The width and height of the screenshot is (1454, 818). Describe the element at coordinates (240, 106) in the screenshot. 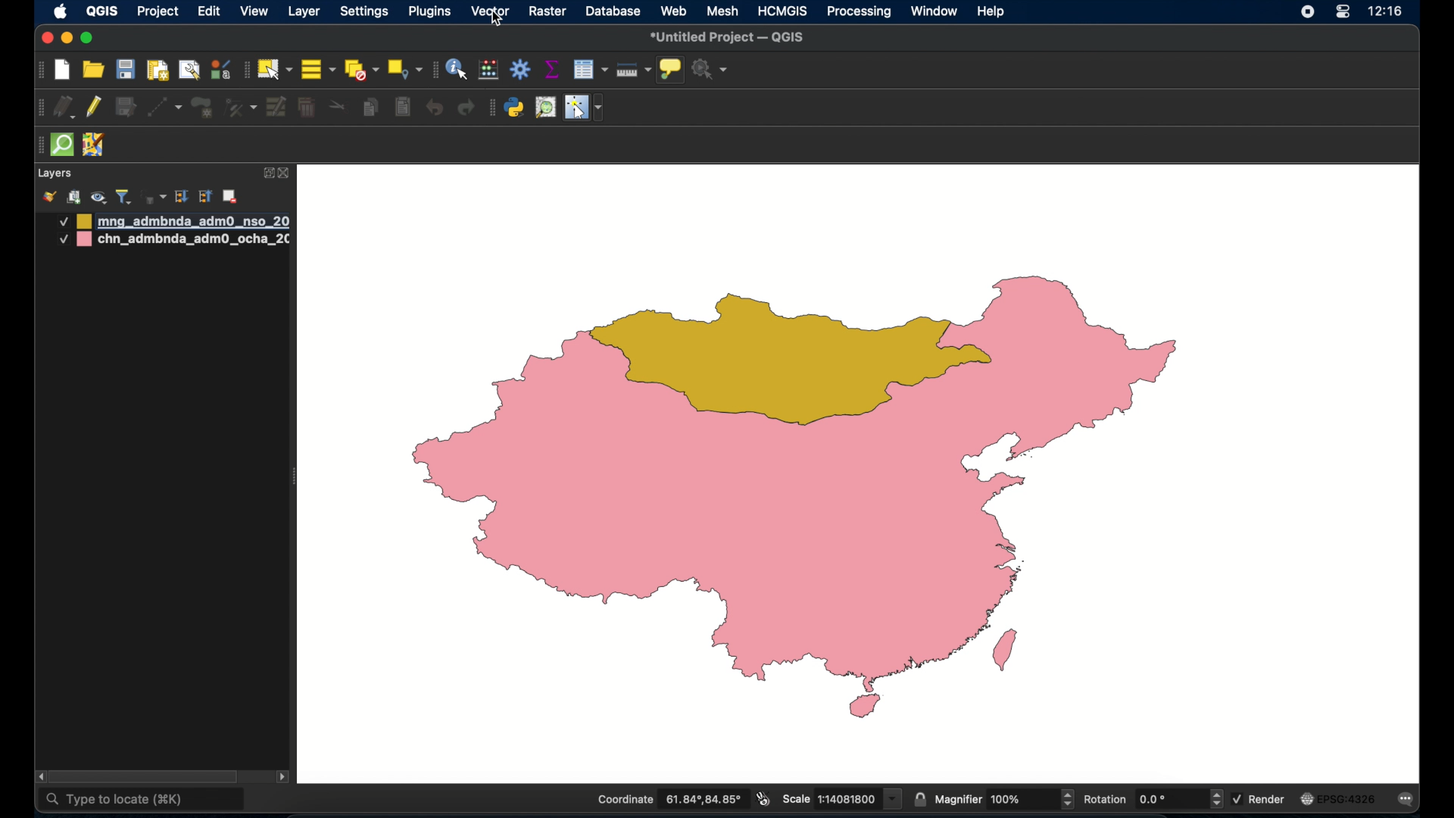

I see `vertex tool` at that location.